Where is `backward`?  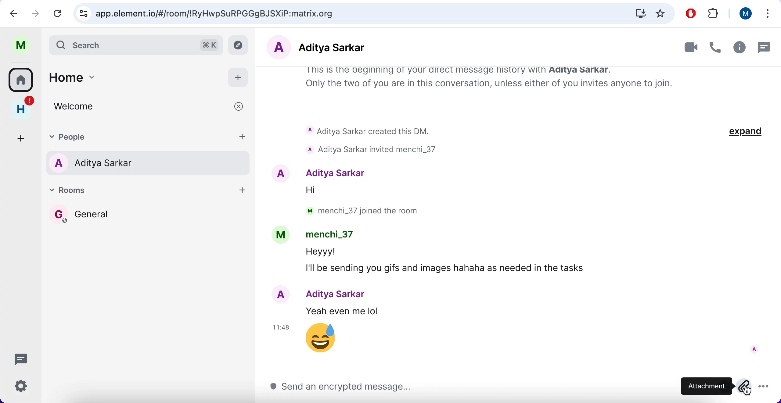 backward is located at coordinates (13, 14).